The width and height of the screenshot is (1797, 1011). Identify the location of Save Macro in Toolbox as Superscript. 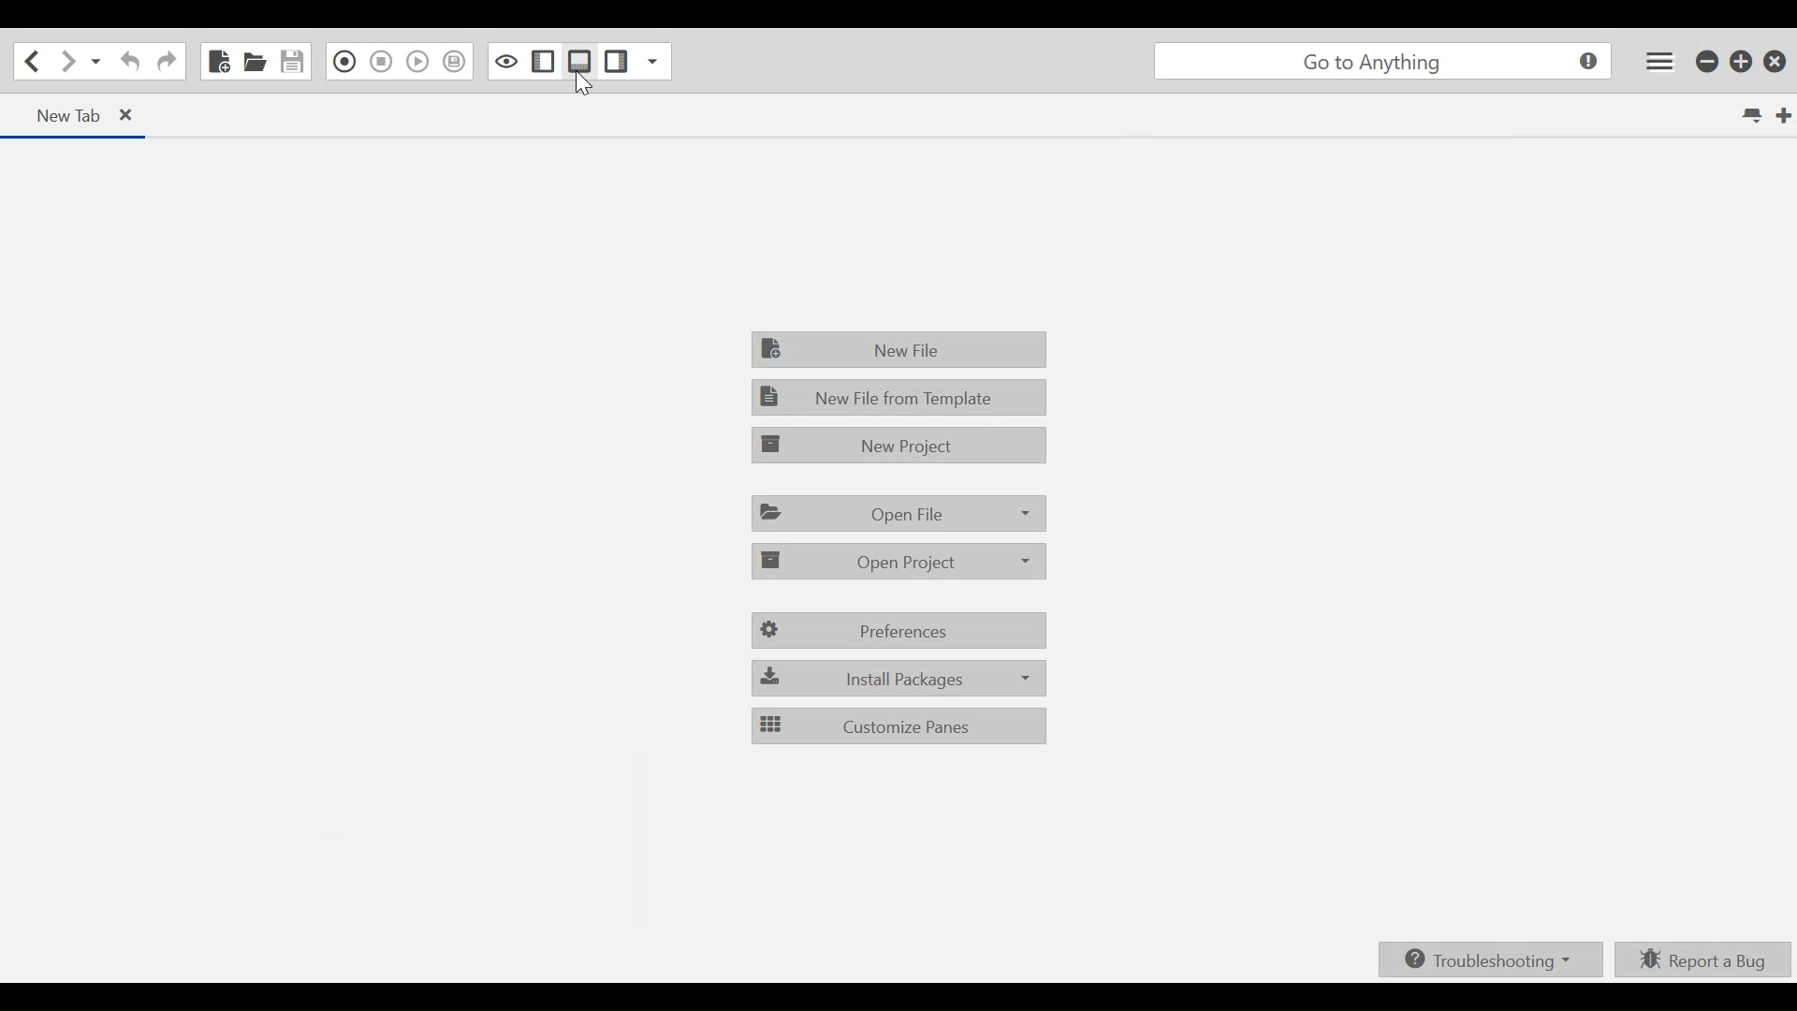
(456, 62).